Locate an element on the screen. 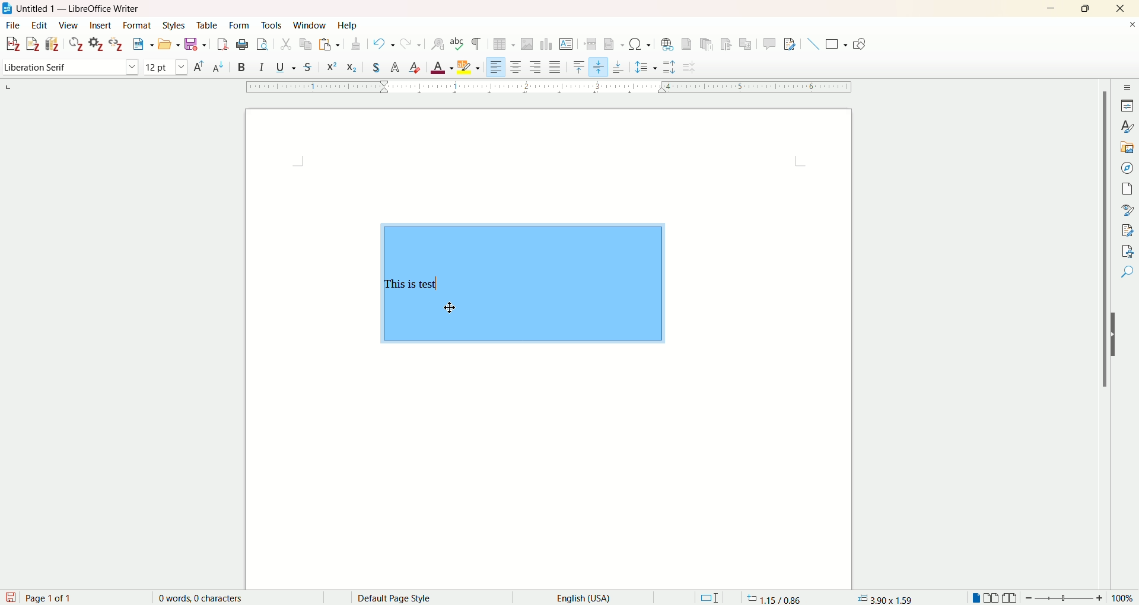  exit group is located at coordinates (781, 68).